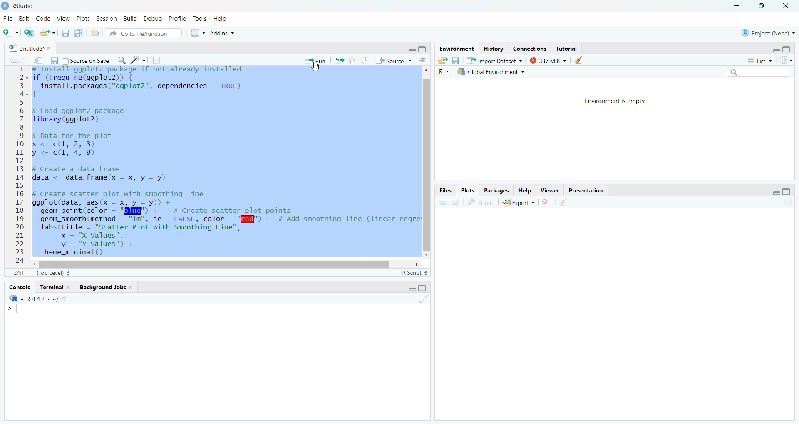 Image resolution: width=799 pixels, height=424 pixels. I want to click on  Run, so click(313, 61).